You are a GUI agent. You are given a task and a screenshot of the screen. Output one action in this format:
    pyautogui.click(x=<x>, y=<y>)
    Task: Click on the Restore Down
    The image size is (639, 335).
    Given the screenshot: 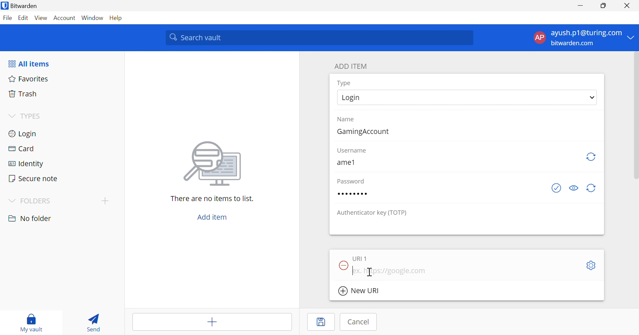 What is the action you would take?
    pyautogui.click(x=604, y=6)
    